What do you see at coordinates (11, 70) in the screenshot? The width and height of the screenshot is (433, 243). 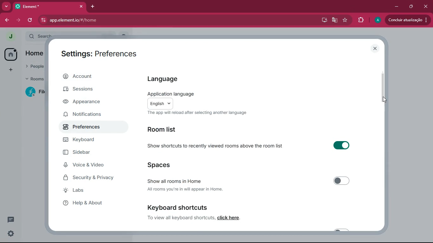 I see `more` at bounding box center [11, 70].